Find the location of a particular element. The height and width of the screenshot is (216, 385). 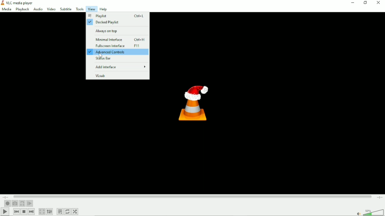

Minimize is located at coordinates (353, 3).